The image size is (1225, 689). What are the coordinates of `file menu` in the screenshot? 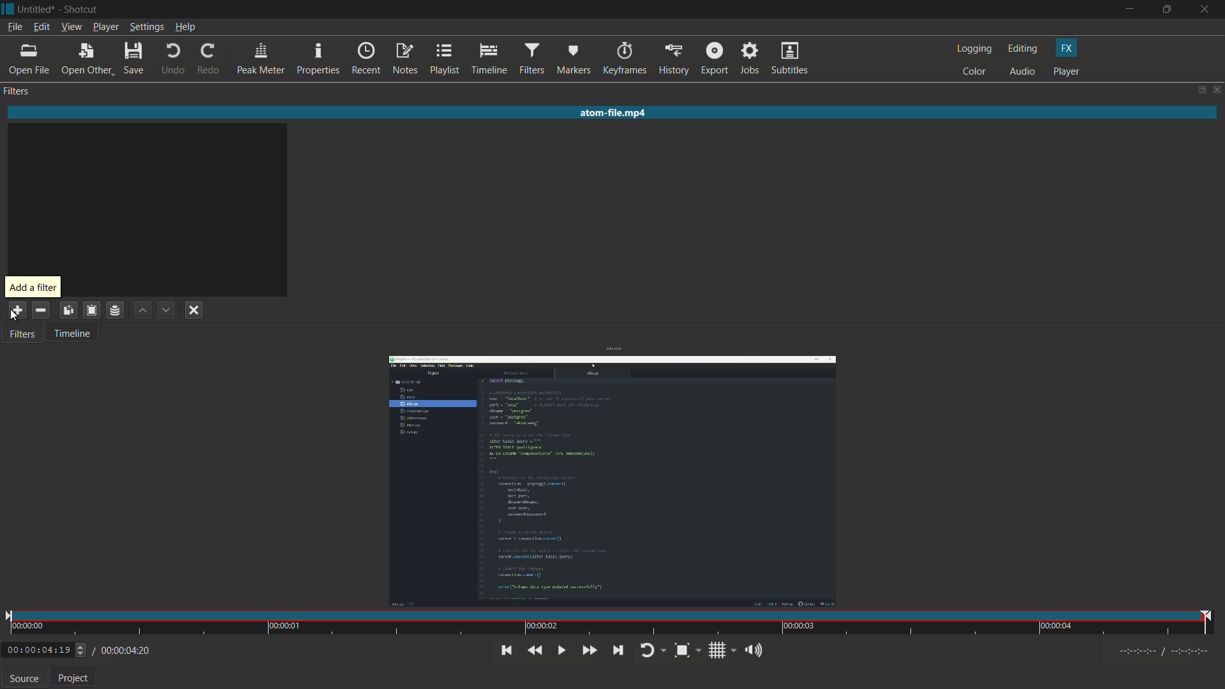 It's located at (15, 29).